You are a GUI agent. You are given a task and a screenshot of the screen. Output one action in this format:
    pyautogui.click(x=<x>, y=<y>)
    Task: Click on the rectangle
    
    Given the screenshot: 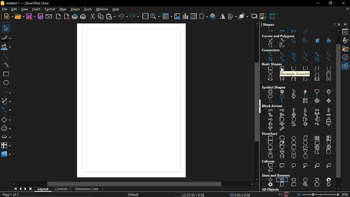 What is the action you would take?
    pyautogui.click(x=6, y=74)
    